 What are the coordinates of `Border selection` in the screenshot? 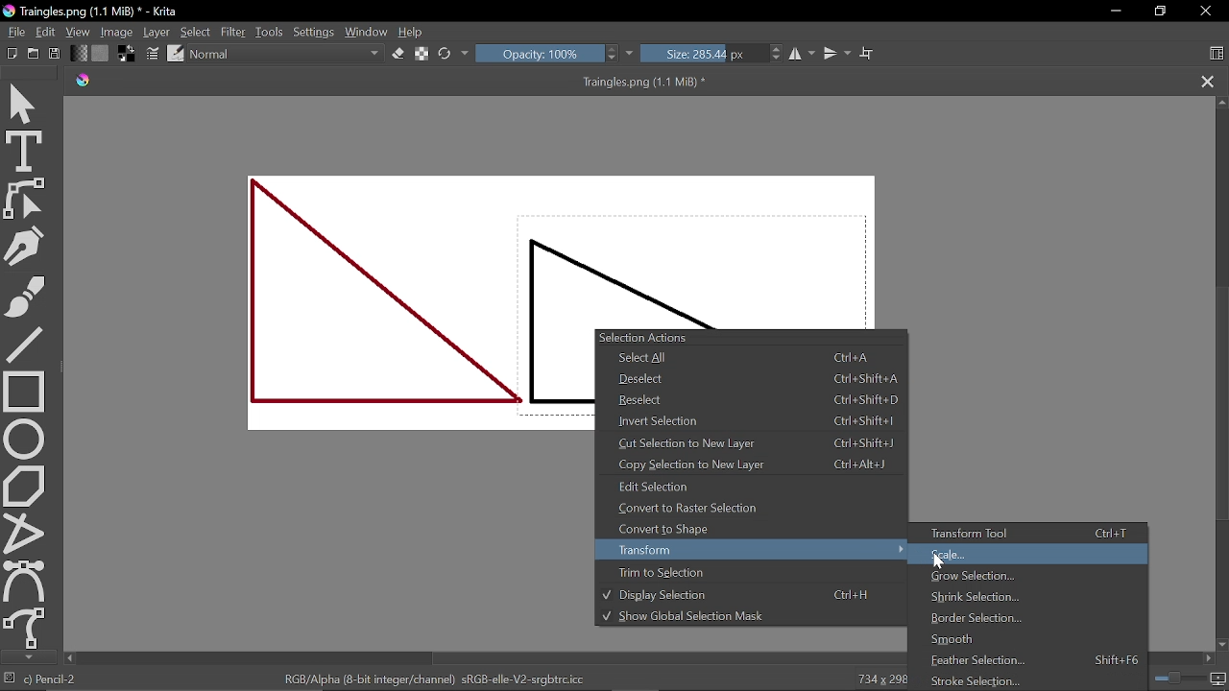 It's located at (1026, 620).